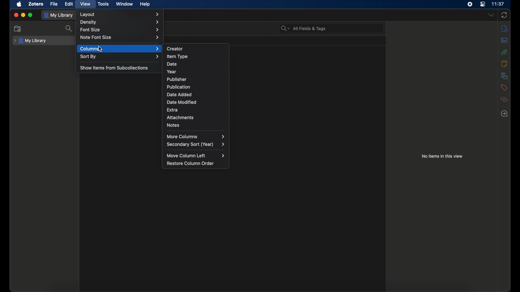 The height and width of the screenshot is (292, 520). I want to click on font size, so click(119, 29).